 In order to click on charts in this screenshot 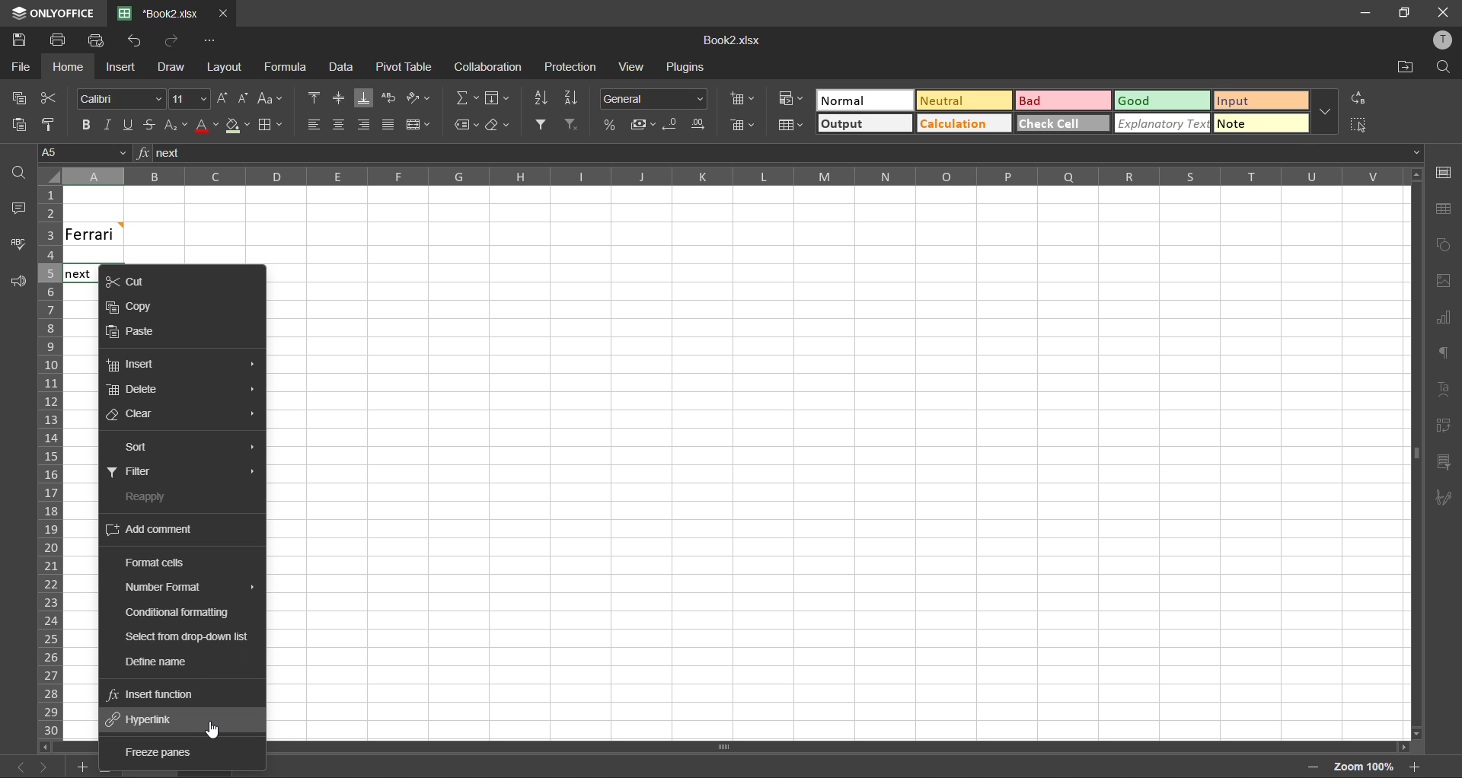, I will do `click(1443, 318)`.